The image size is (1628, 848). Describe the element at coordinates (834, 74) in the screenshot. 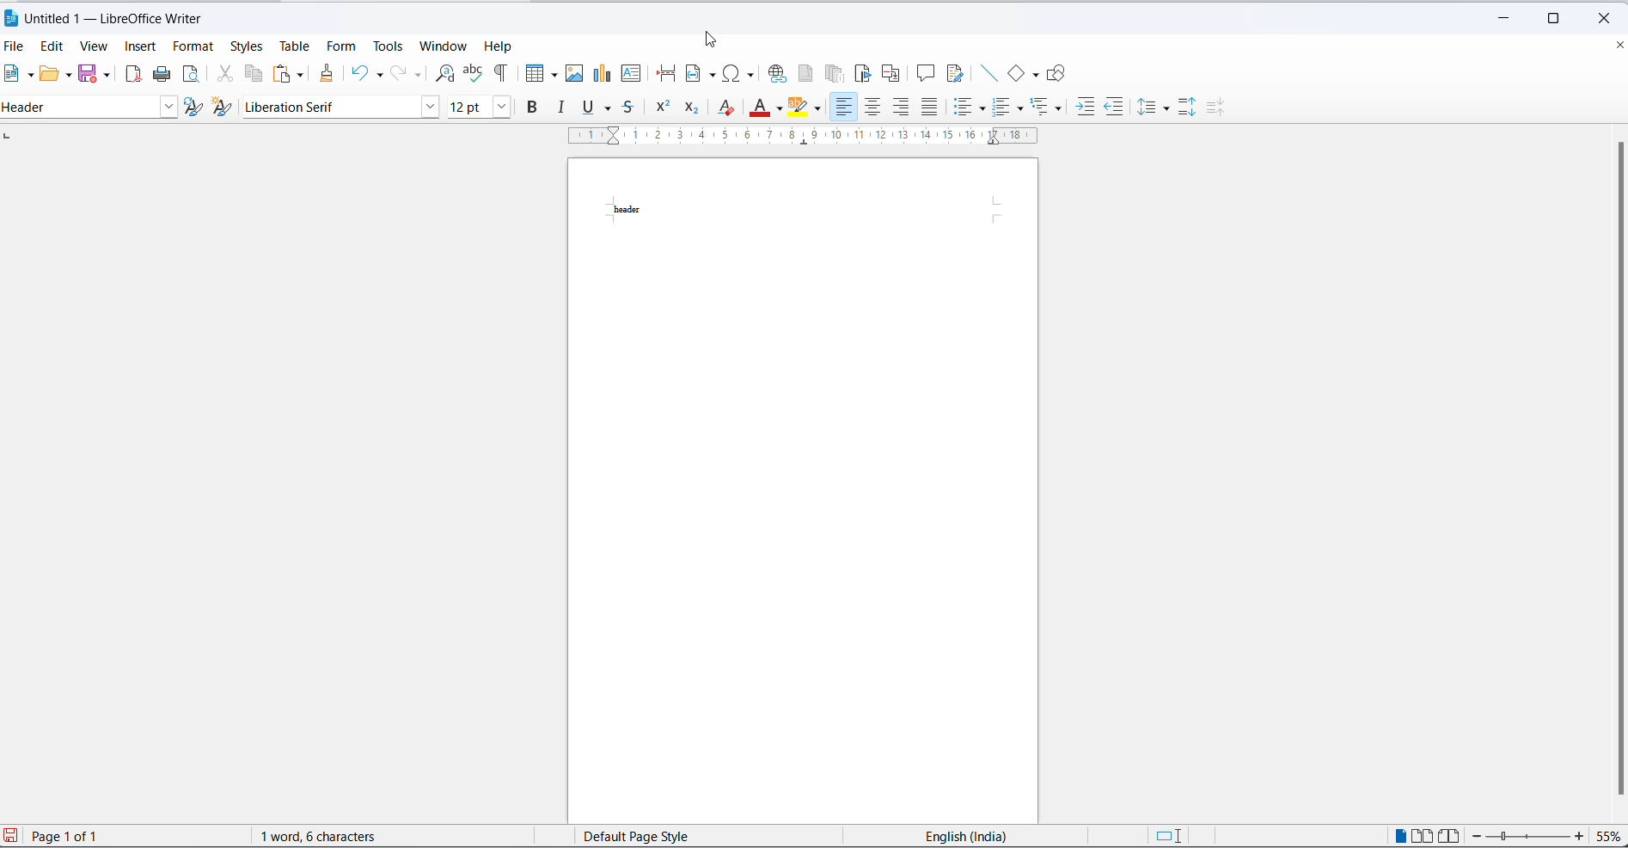

I see `insert endnote` at that location.